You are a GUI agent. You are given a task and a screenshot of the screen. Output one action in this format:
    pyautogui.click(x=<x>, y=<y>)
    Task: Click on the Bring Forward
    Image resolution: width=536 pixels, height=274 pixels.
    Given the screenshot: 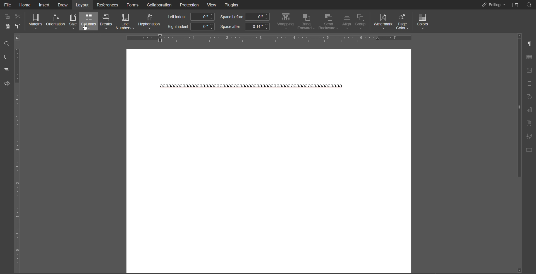 What is the action you would take?
    pyautogui.click(x=306, y=21)
    